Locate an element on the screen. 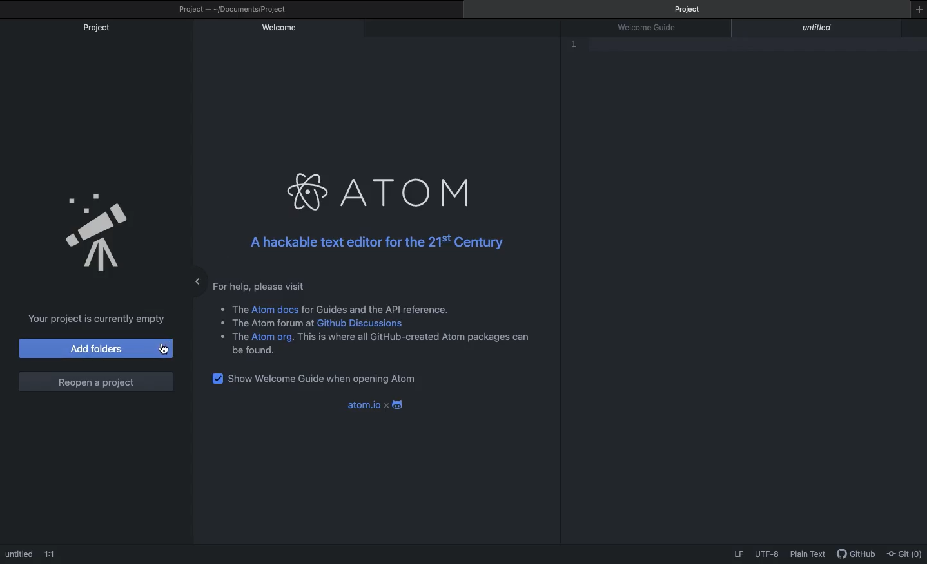 This screenshot has height=564, width=927. Project is located at coordinates (99, 28).